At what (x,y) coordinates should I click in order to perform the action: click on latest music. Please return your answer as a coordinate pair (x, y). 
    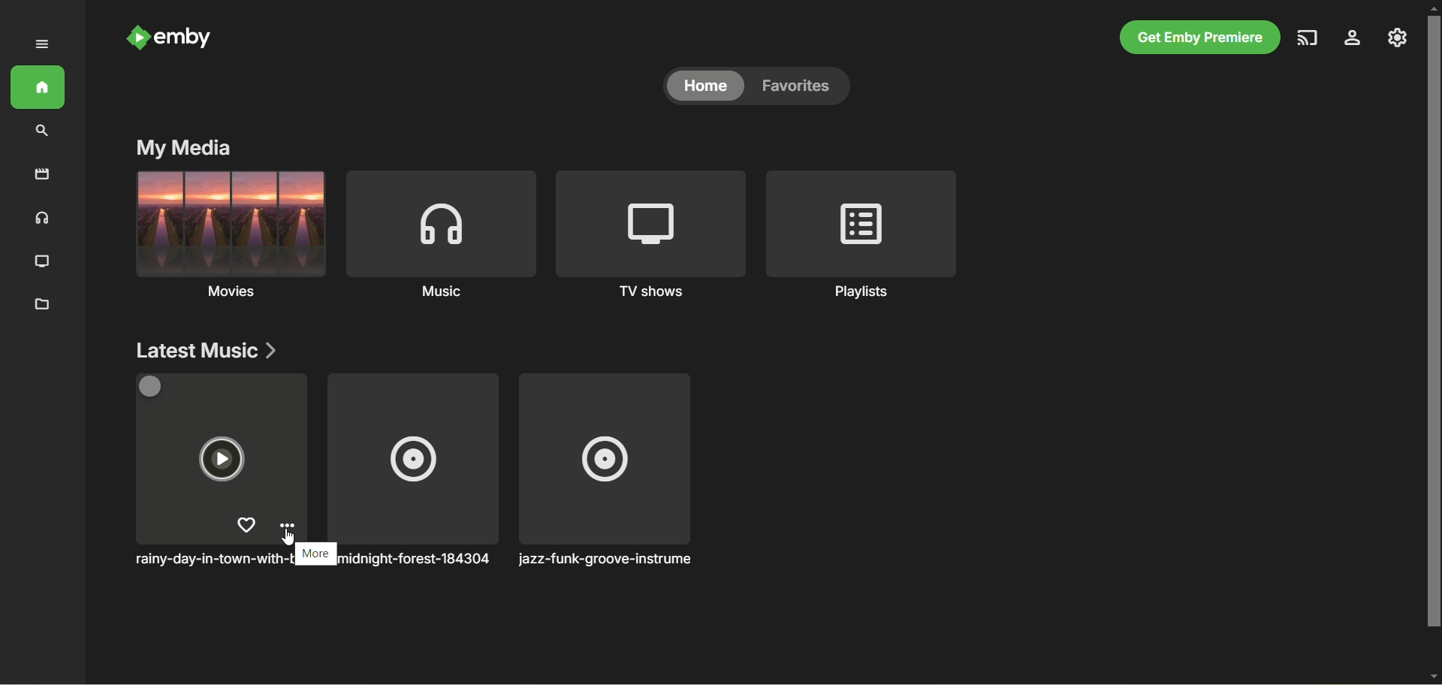
    Looking at the image, I should click on (206, 350).